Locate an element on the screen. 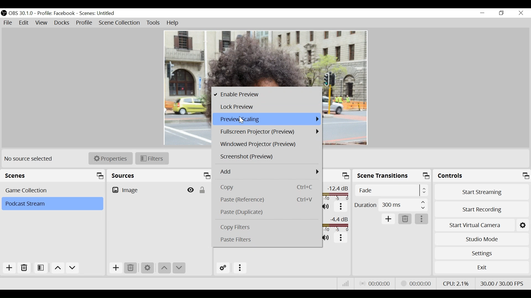  Start Recording is located at coordinates (482, 209).